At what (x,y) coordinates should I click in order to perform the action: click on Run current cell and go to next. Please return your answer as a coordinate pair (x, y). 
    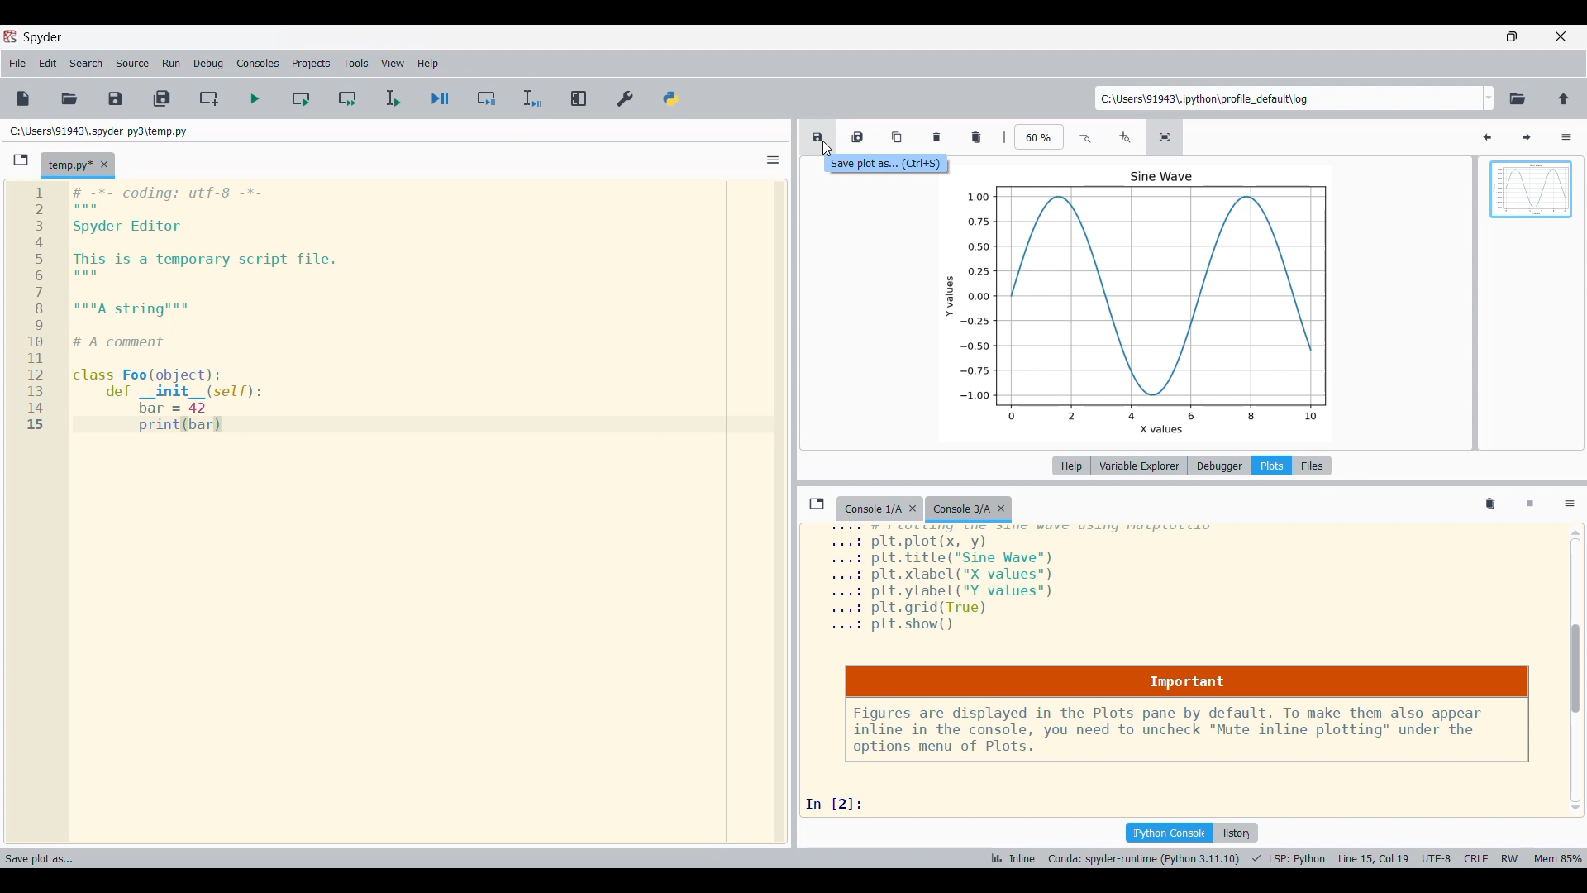
    Looking at the image, I should click on (348, 98).